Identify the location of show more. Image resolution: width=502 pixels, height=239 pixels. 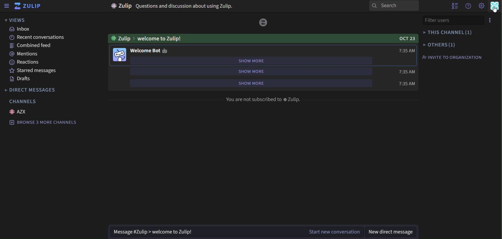
(252, 71).